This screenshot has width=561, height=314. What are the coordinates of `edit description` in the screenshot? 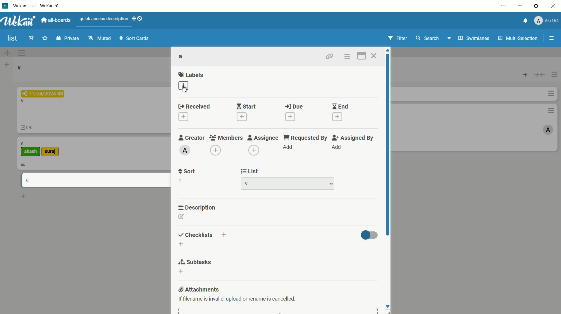 It's located at (181, 217).